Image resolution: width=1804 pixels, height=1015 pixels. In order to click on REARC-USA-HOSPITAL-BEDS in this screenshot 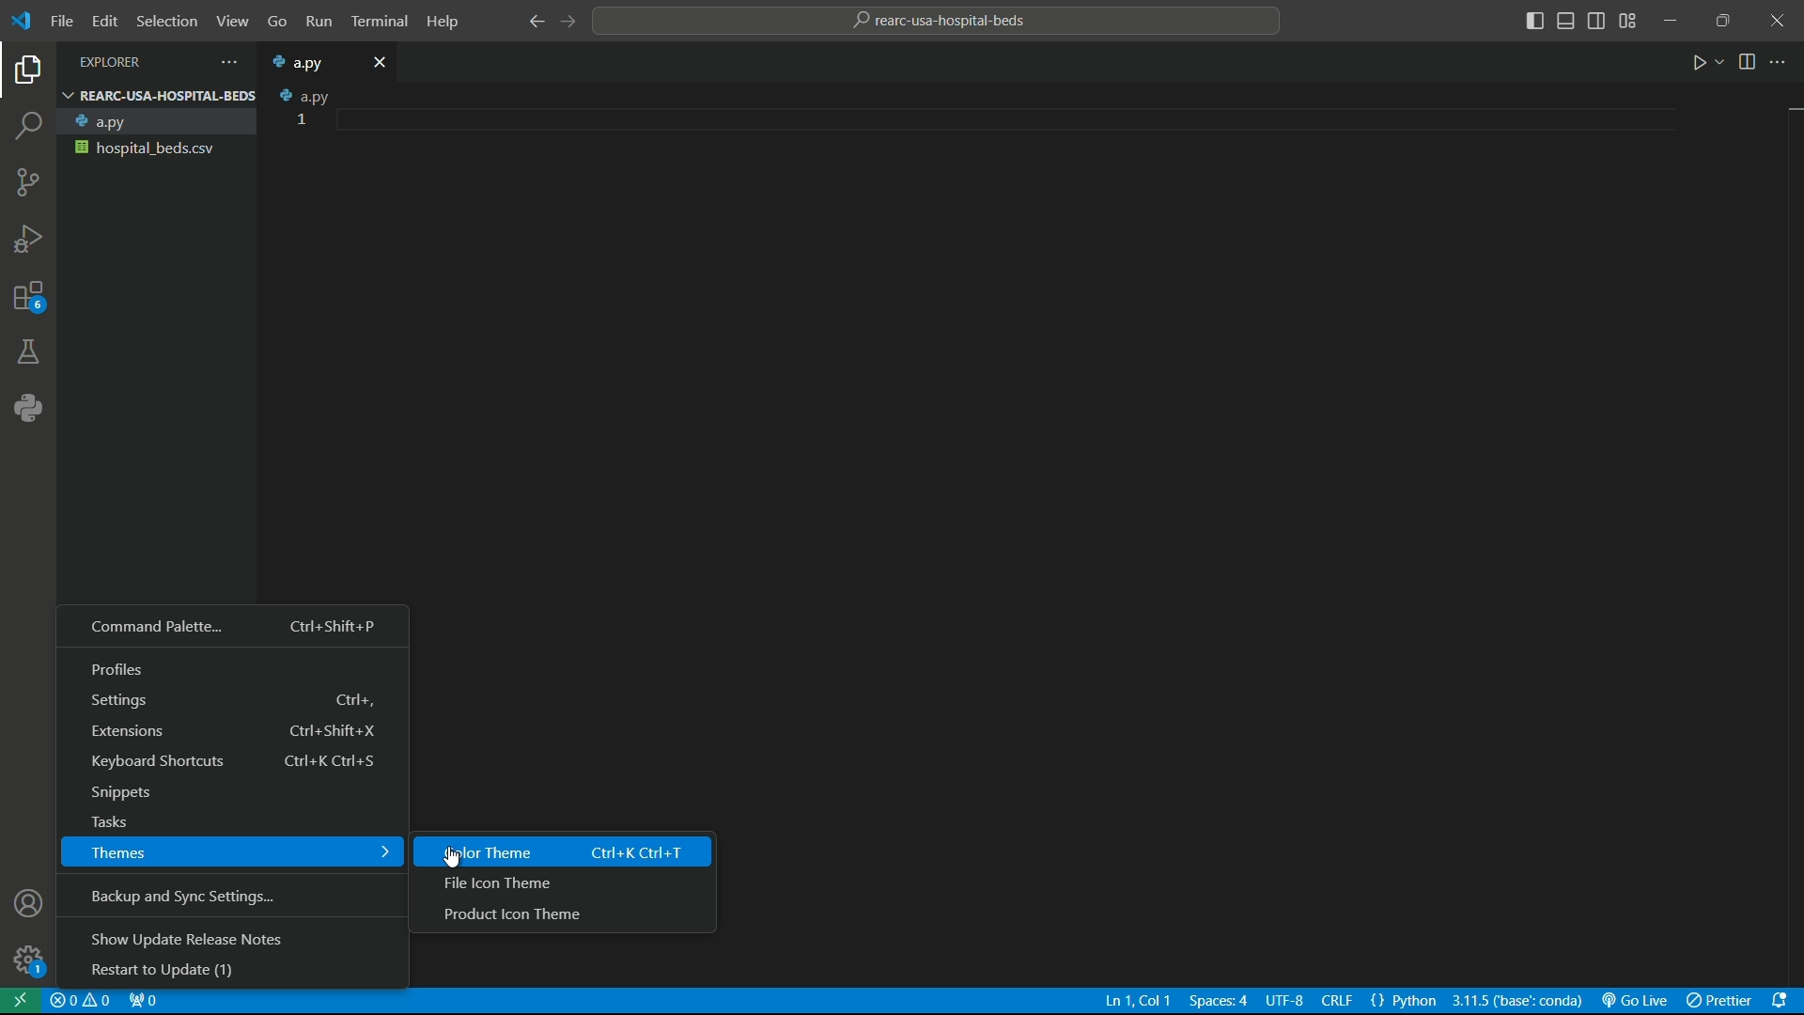, I will do `click(158, 95)`.